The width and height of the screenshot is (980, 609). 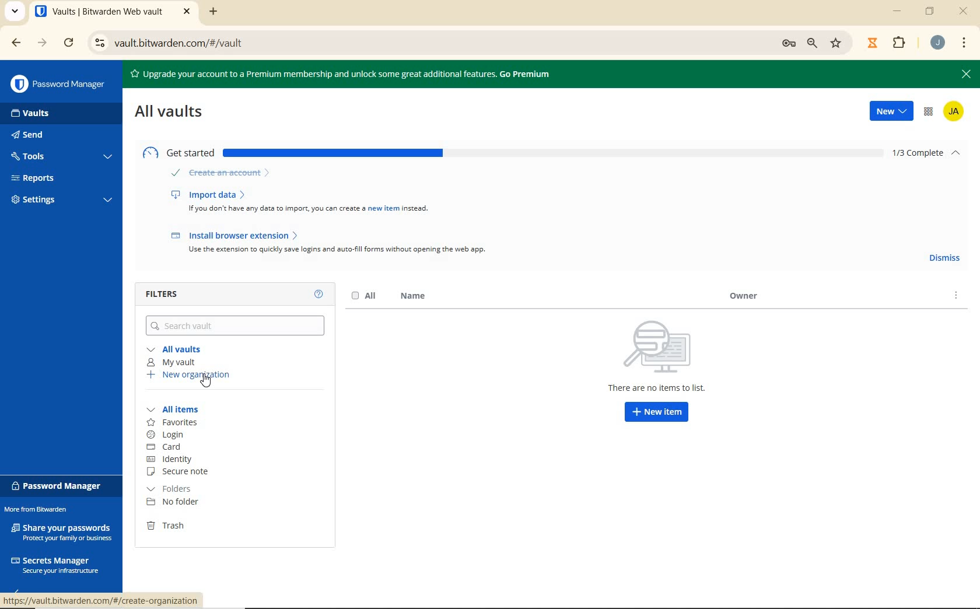 I want to click on Bitwarden Web Vault, so click(x=113, y=13).